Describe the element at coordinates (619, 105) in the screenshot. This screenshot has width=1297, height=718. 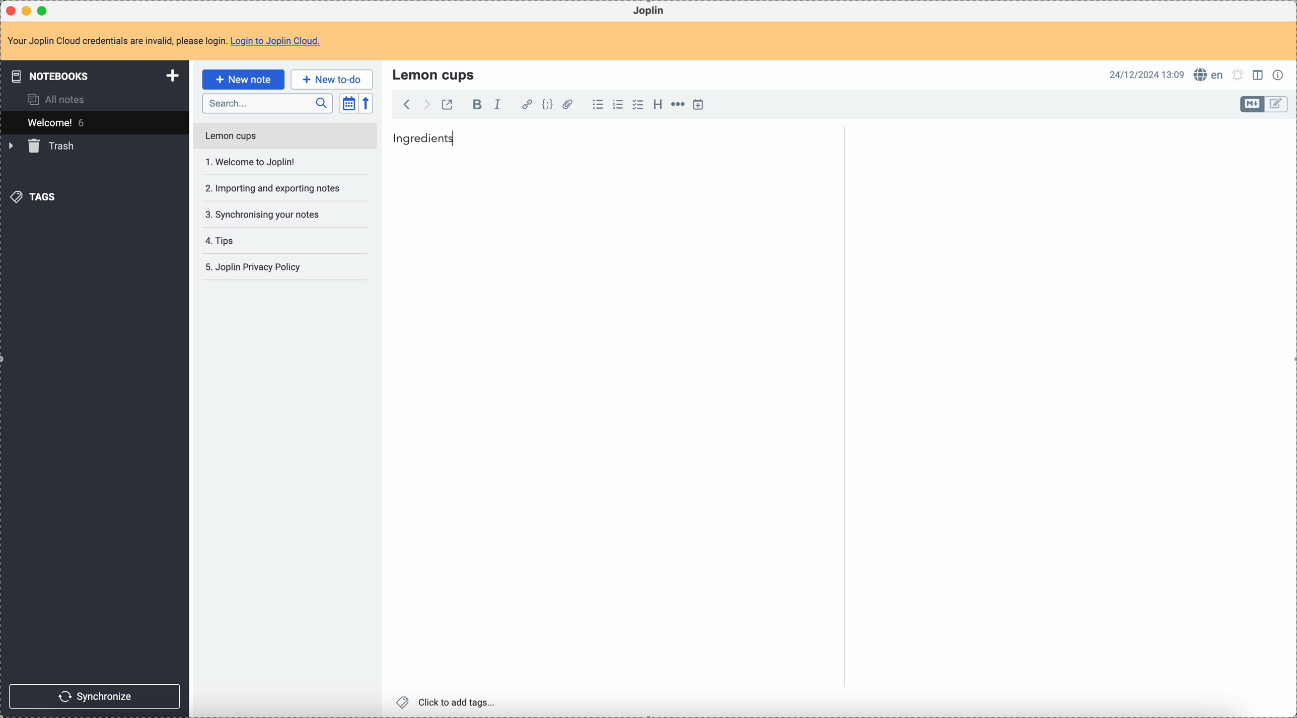
I see `numbered list` at that location.